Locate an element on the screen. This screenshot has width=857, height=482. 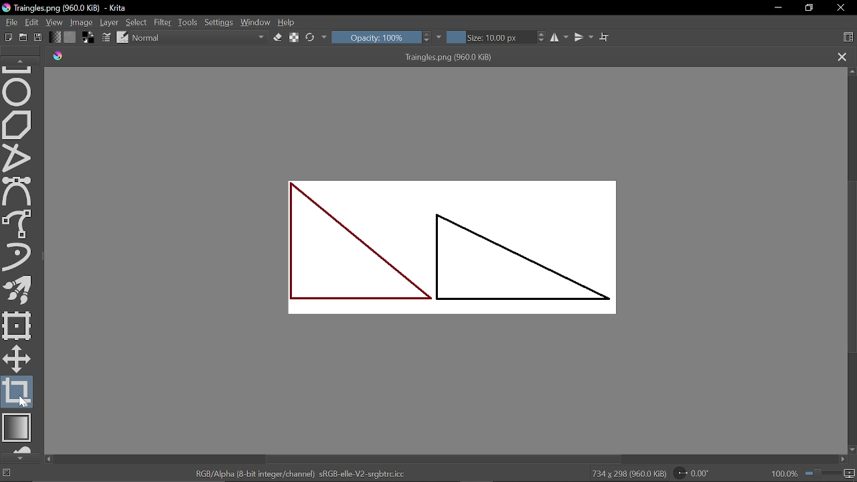
Crop tool is located at coordinates (17, 392).